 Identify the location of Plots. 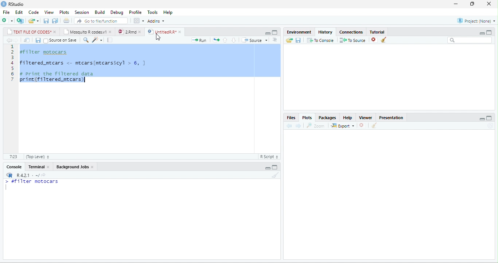
(64, 12).